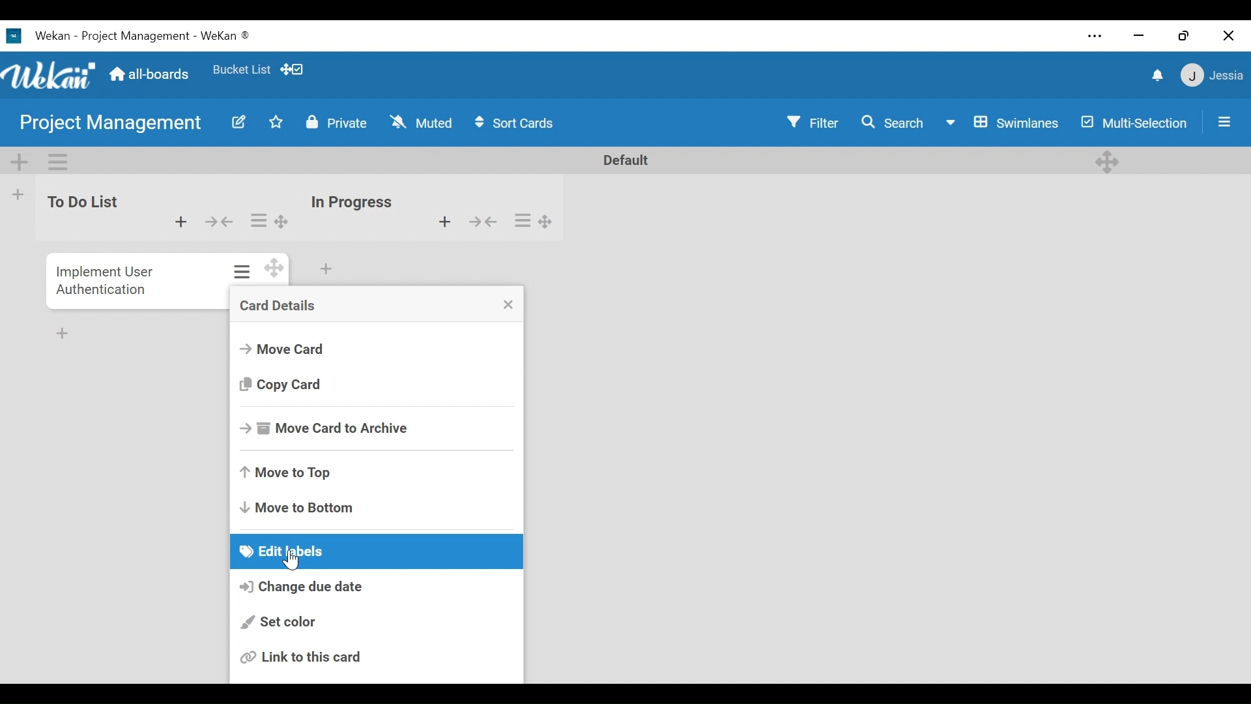 The height and width of the screenshot is (704, 1251). What do you see at coordinates (151, 76) in the screenshot?
I see `Home (all-boards)` at bounding box center [151, 76].